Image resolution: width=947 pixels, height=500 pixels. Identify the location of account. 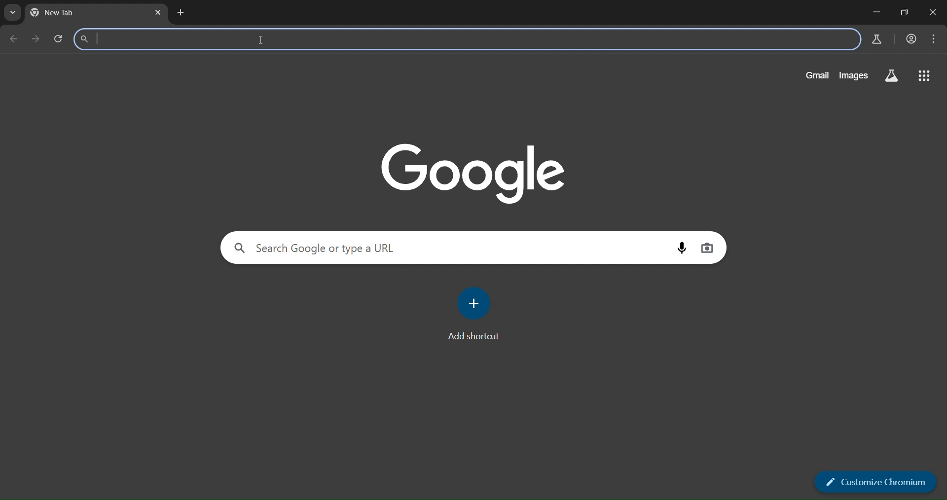
(911, 39).